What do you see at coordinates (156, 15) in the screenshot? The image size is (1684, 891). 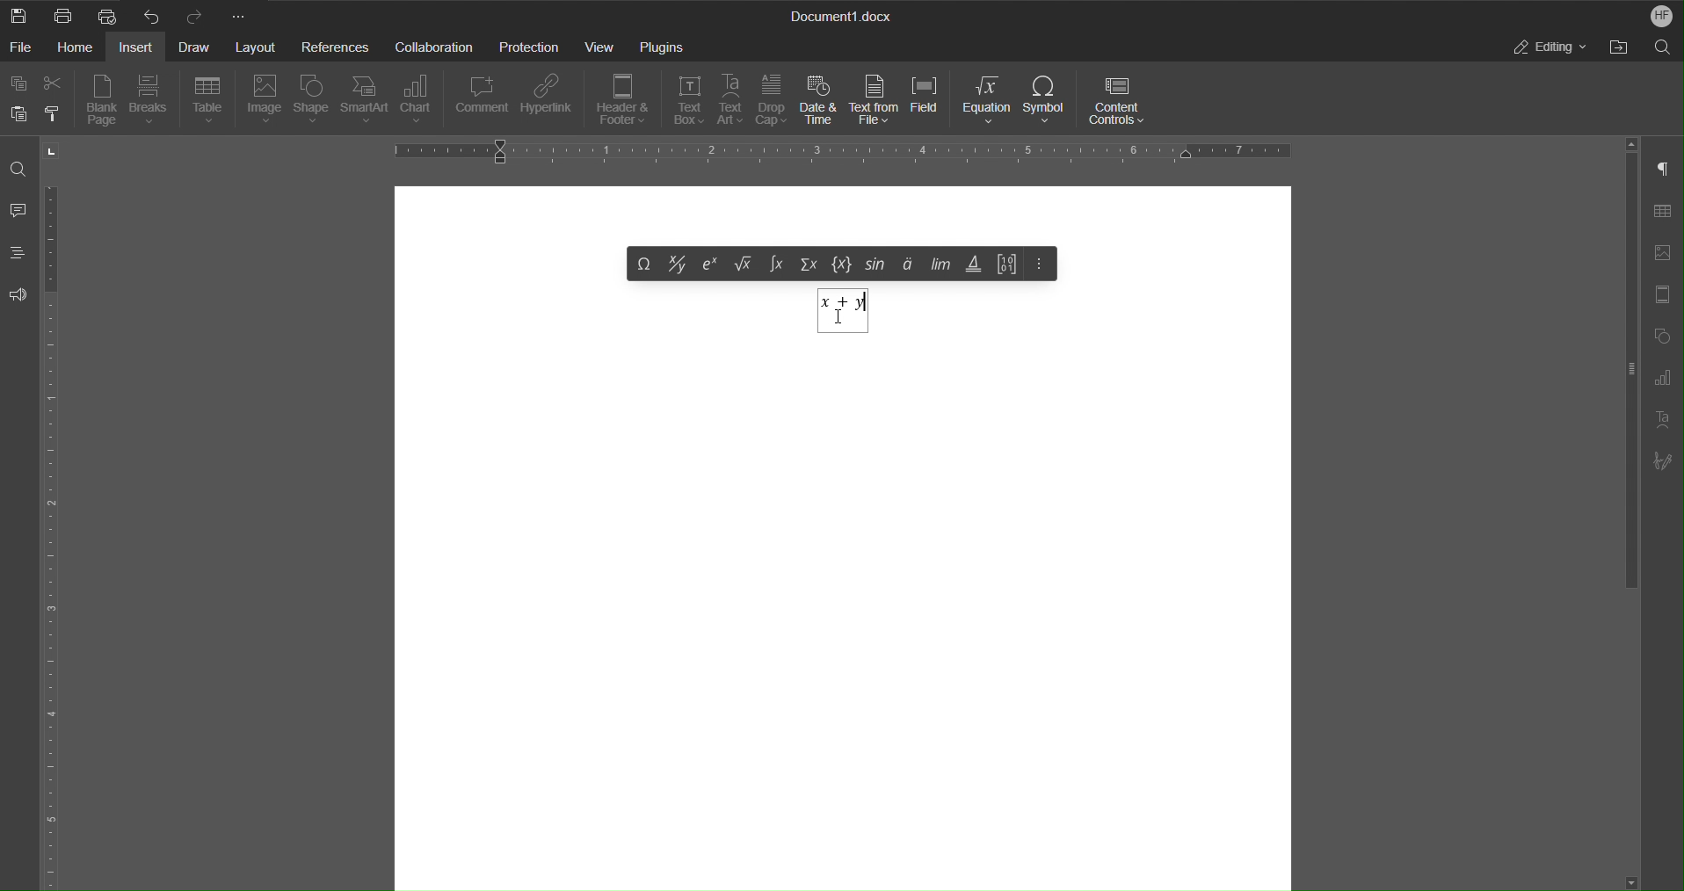 I see `Undo` at bounding box center [156, 15].